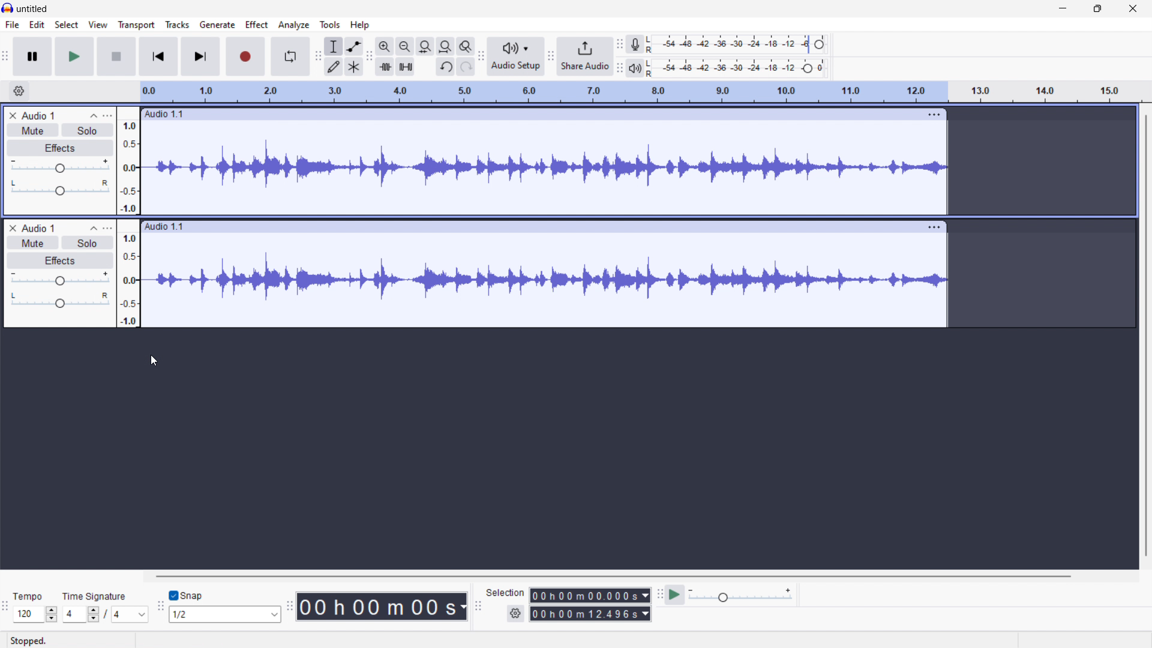  Describe the element at coordinates (26, 596) in the screenshot. I see `Tempo` at that location.